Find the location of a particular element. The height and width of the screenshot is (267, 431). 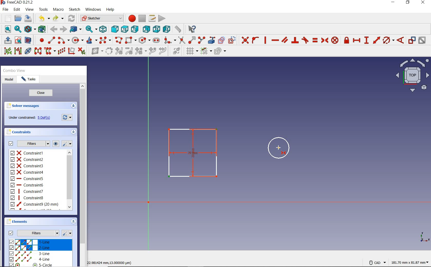

macros is located at coordinates (153, 18).